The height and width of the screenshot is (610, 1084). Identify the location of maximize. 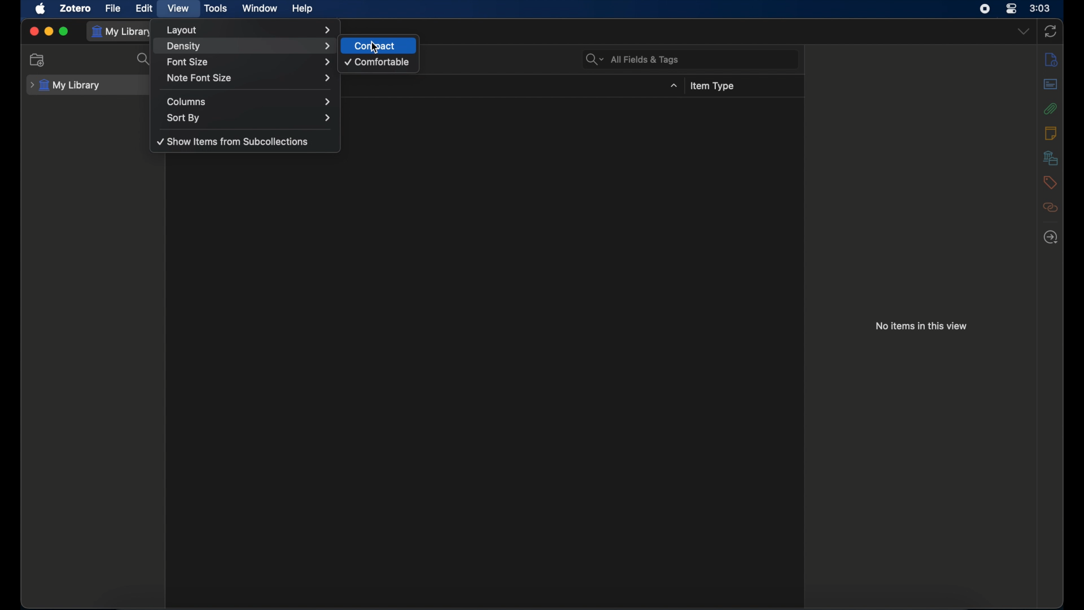
(64, 31).